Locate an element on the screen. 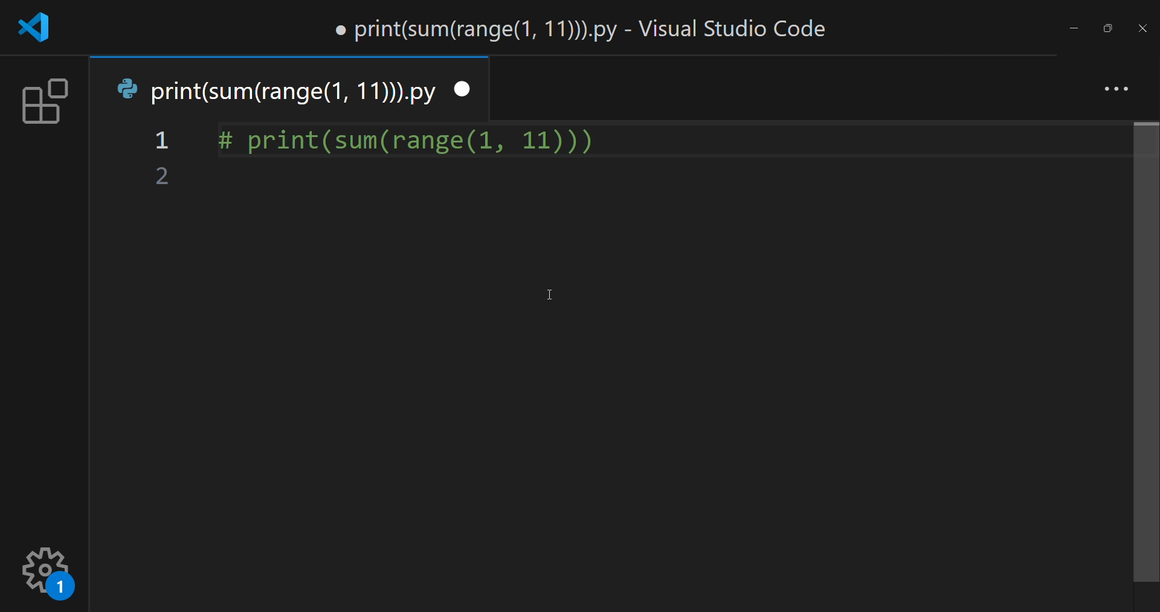  close tab is located at coordinates (465, 88).